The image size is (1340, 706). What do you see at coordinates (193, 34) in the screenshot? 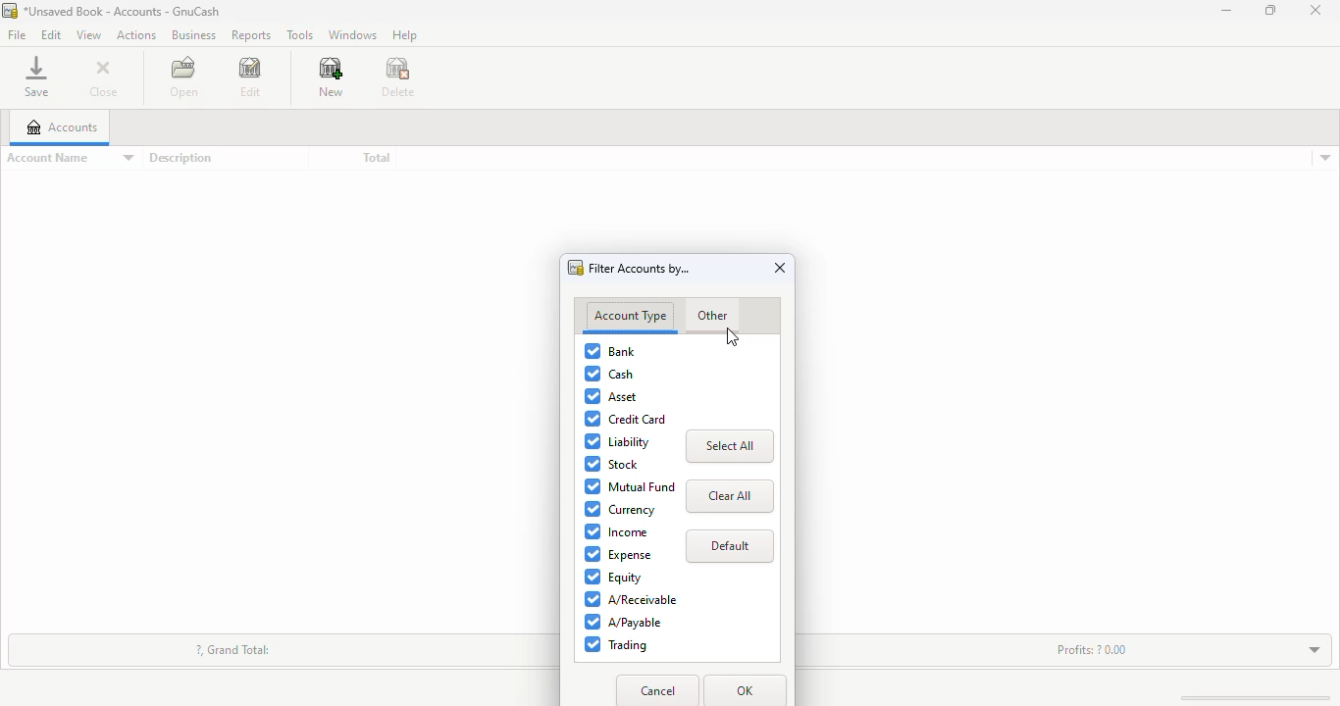
I see `business` at bounding box center [193, 34].